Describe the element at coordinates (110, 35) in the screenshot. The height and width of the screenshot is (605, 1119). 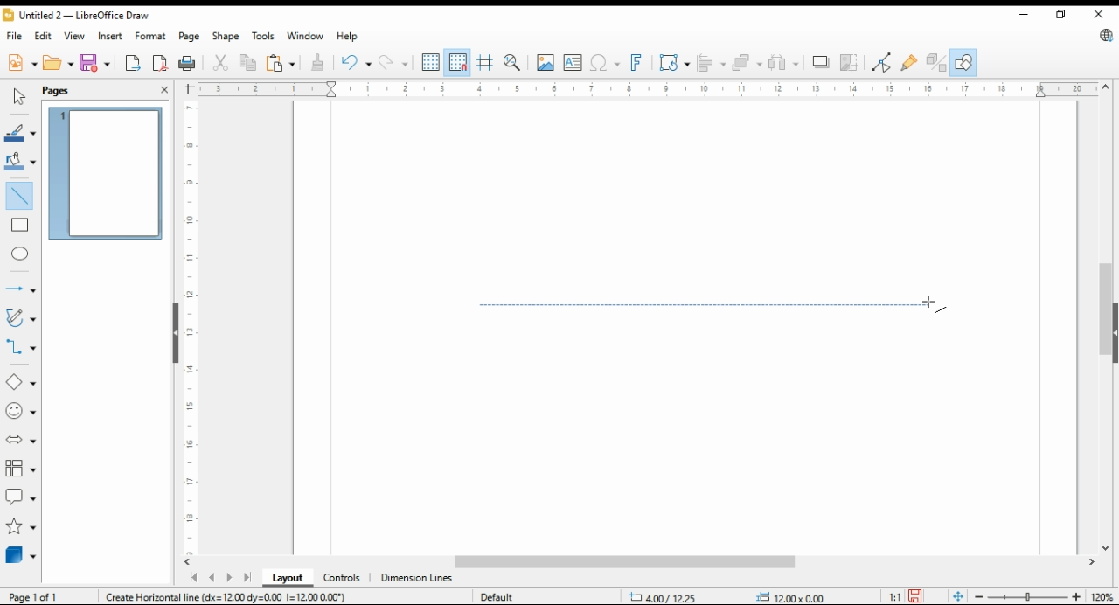
I see `insert` at that location.